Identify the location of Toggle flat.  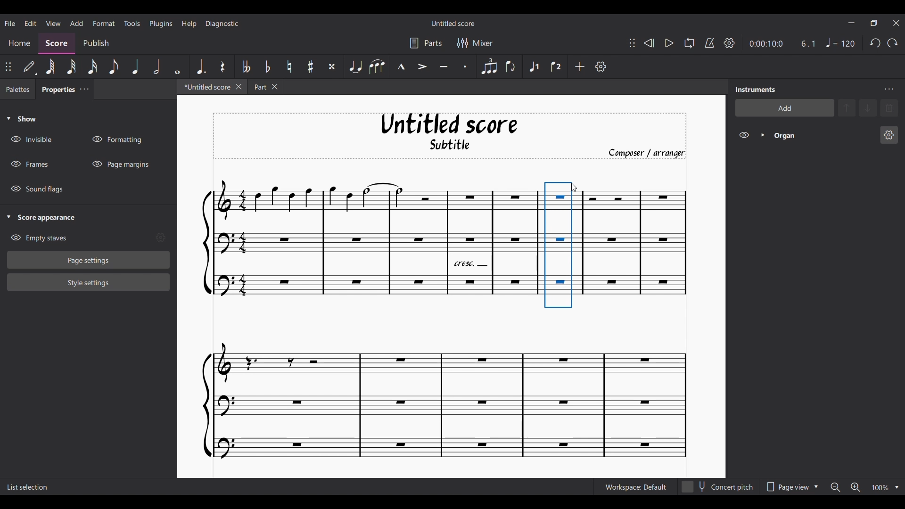
(267, 66).